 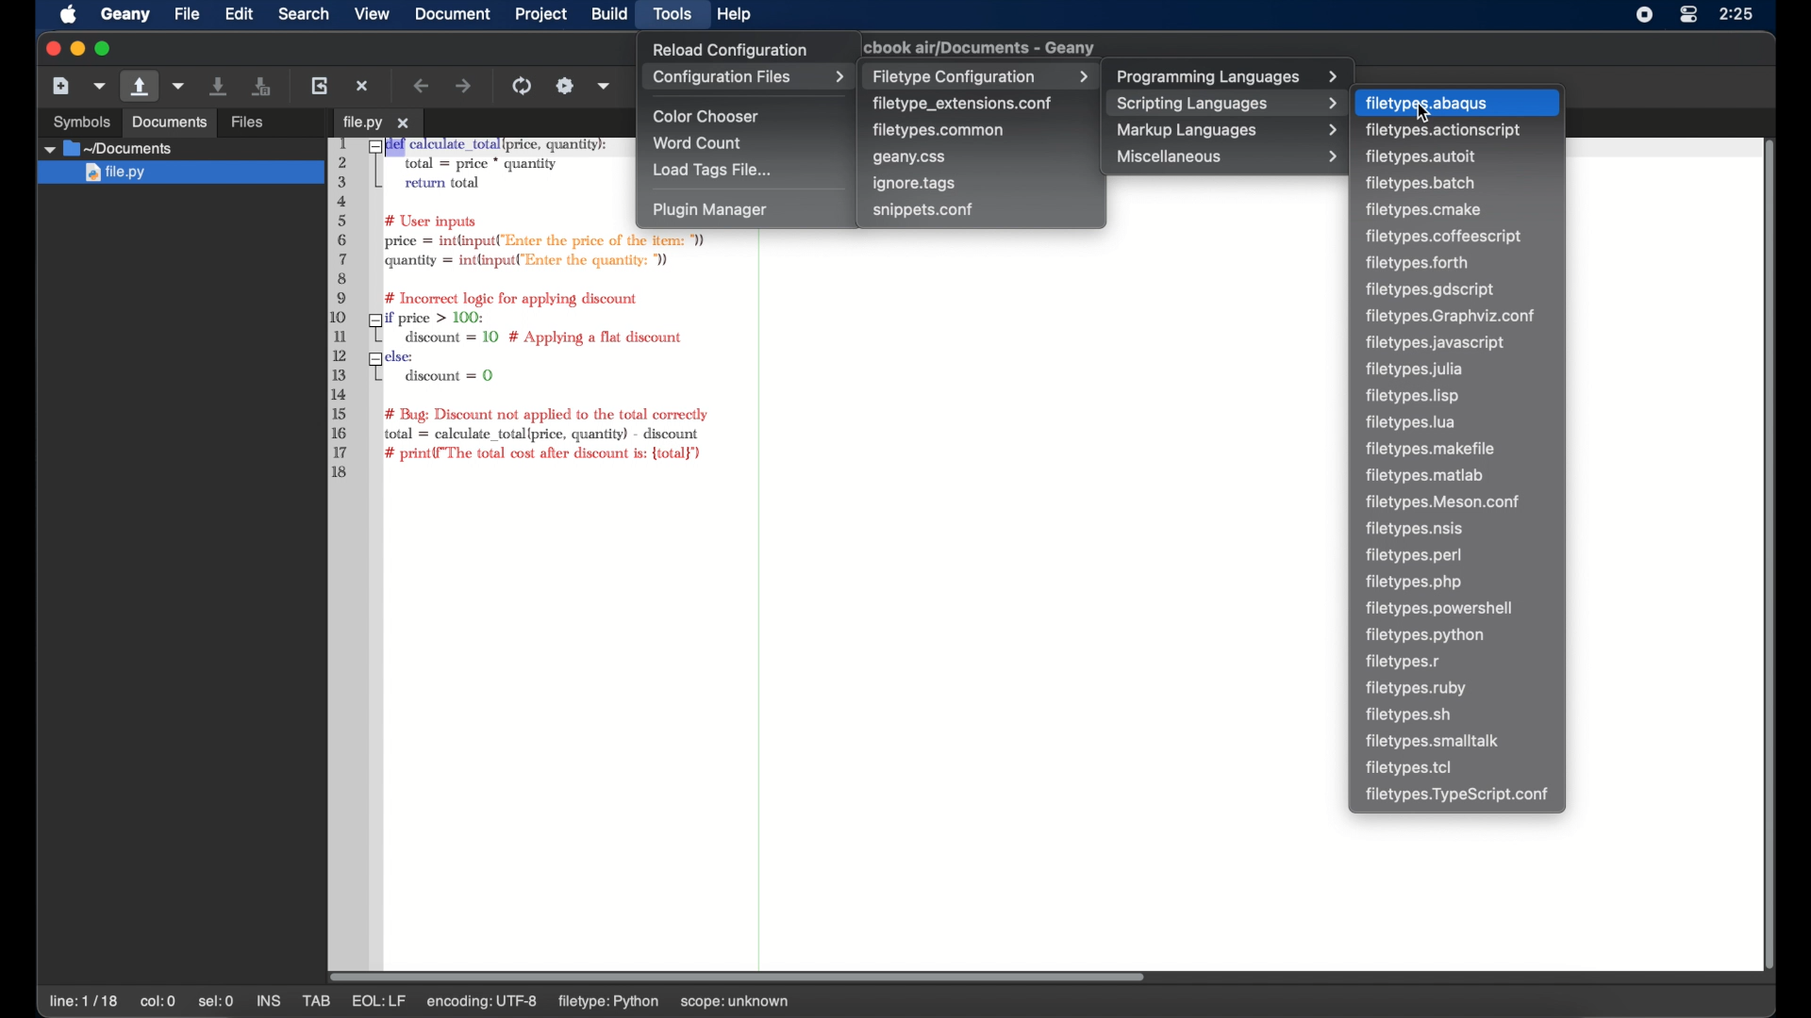 What do you see at coordinates (605, 86) in the screenshot?
I see `choose more build actions` at bounding box center [605, 86].